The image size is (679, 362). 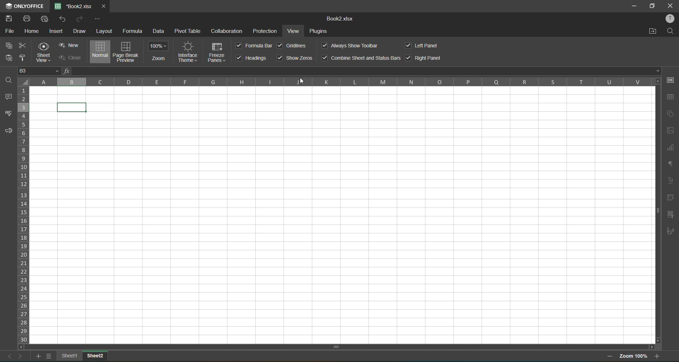 I want to click on scrollbar, so click(x=657, y=210).